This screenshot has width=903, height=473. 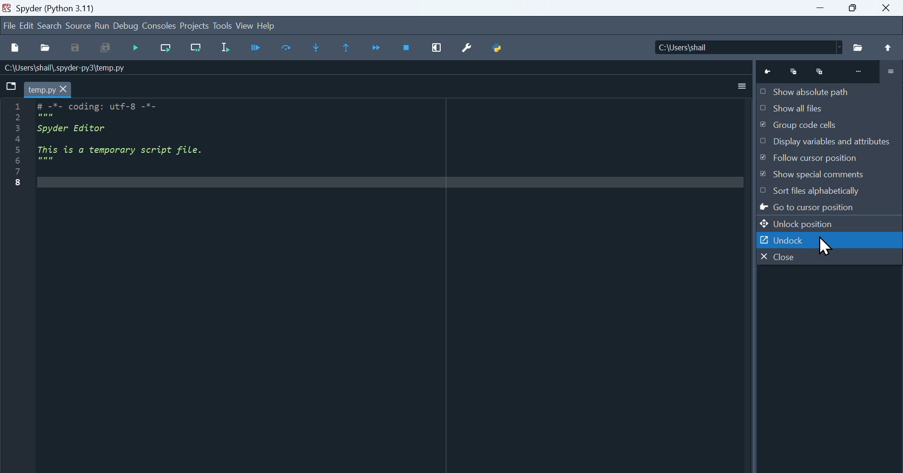 What do you see at coordinates (27, 24) in the screenshot?
I see `Edit` at bounding box center [27, 24].